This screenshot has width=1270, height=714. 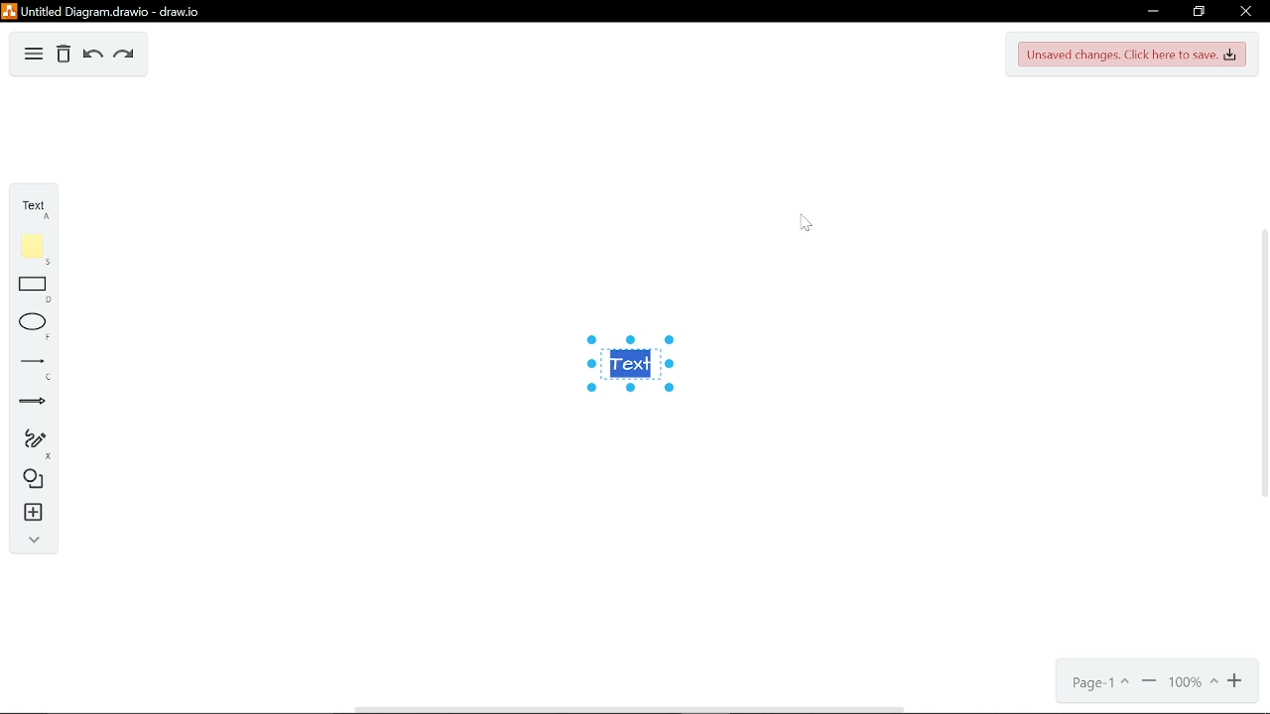 I want to click on Close, so click(x=1244, y=12).